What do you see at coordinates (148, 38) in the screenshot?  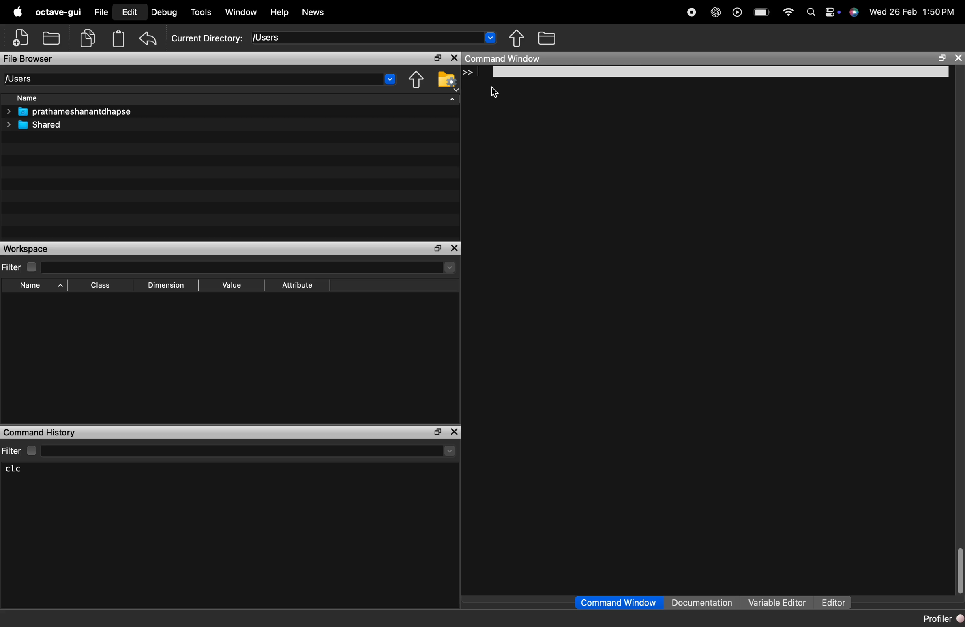 I see `Undo` at bounding box center [148, 38].